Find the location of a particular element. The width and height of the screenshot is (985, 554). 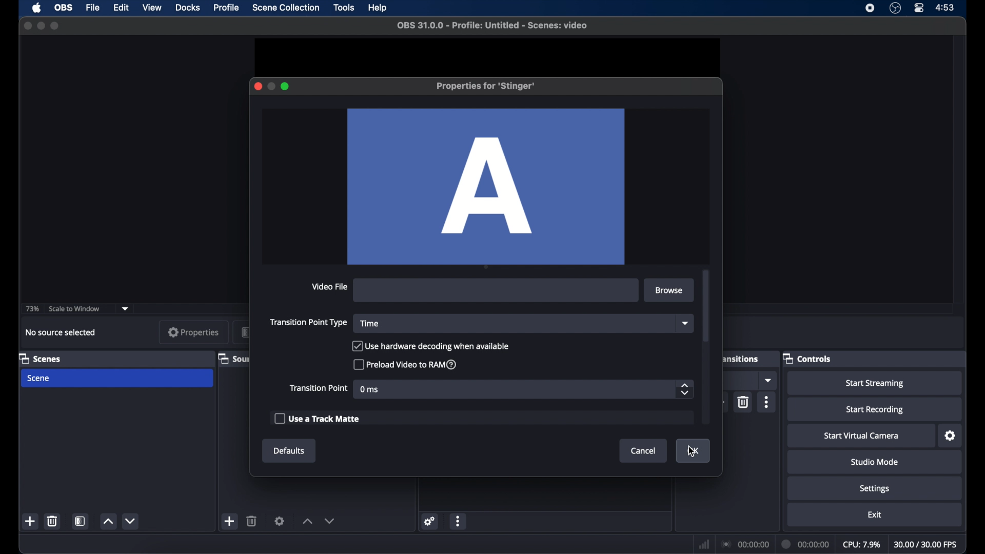

profile is located at coordinates (225, 8).